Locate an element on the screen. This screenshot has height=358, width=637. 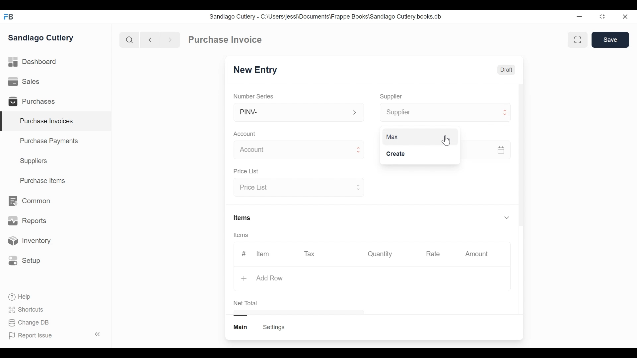
Shortcuts is located at coordinates (27, 309).